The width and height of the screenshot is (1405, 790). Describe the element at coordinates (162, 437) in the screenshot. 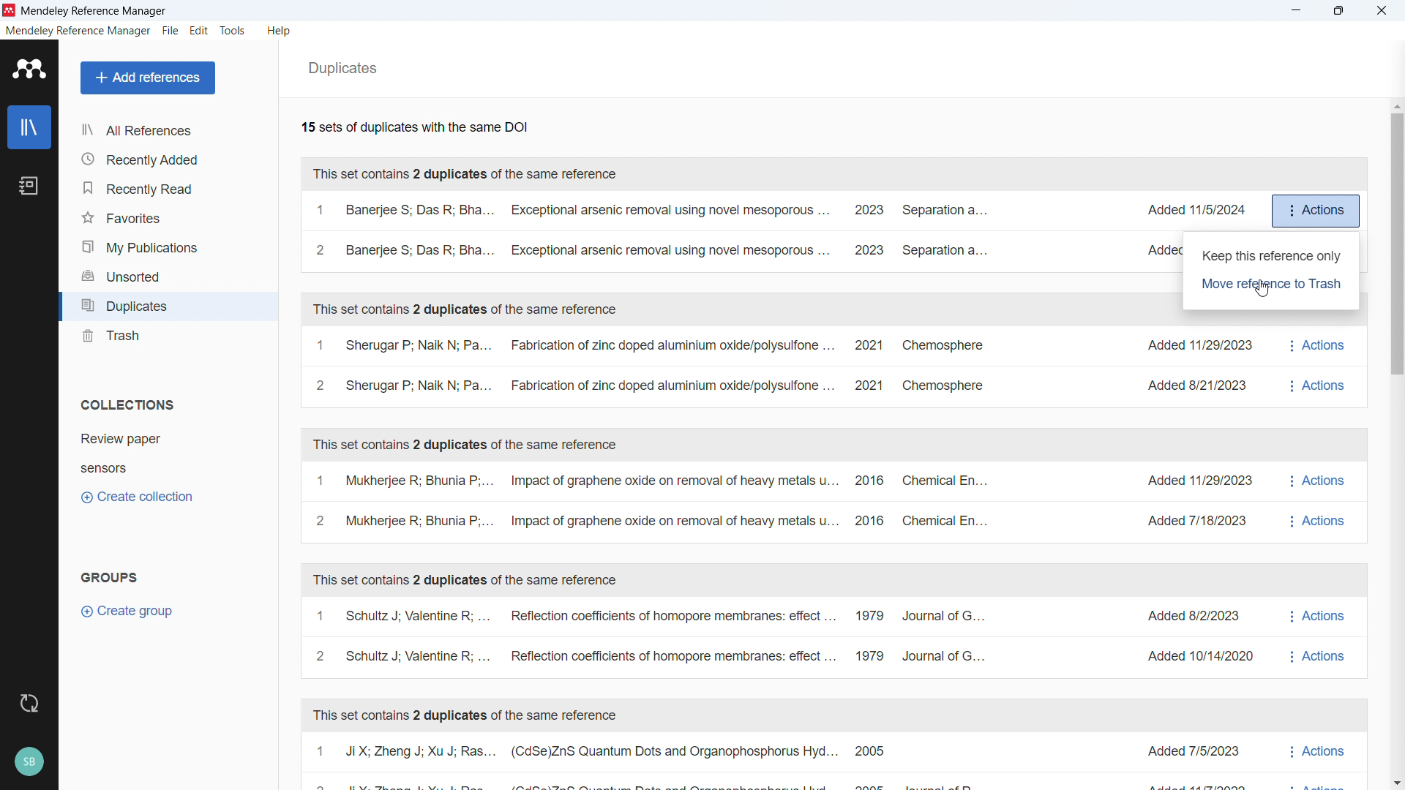

I see `collection  1` at that location.